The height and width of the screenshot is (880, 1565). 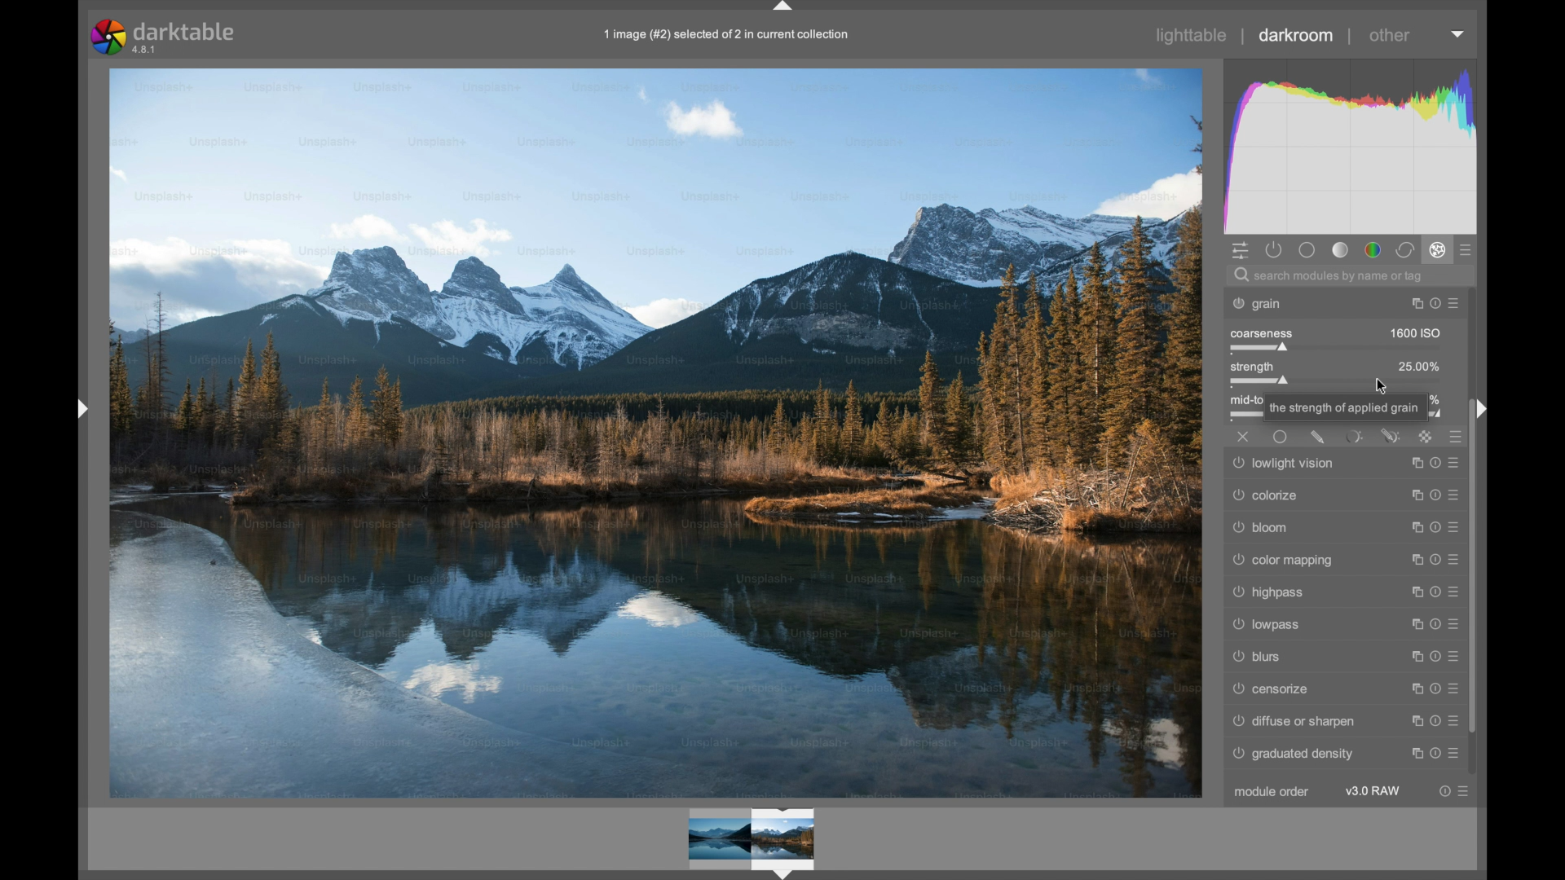 What do you see at coordinates (1268, 495) in the screenshot?
I see `colorize` at bounding box center [1268, 495].